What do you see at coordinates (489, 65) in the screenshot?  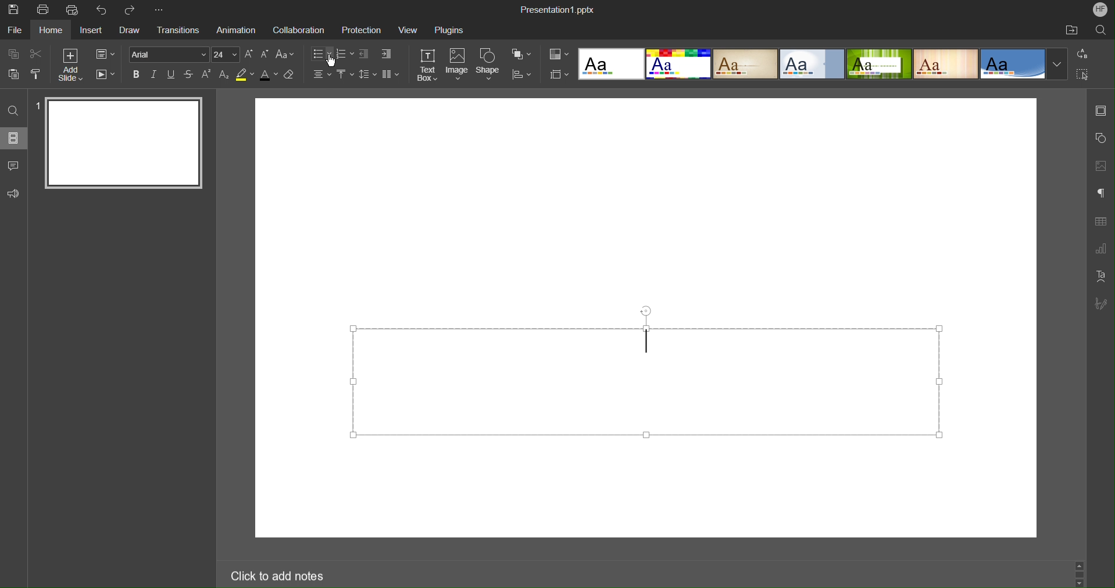 I see `Shape` at bounding box center [489, 65].